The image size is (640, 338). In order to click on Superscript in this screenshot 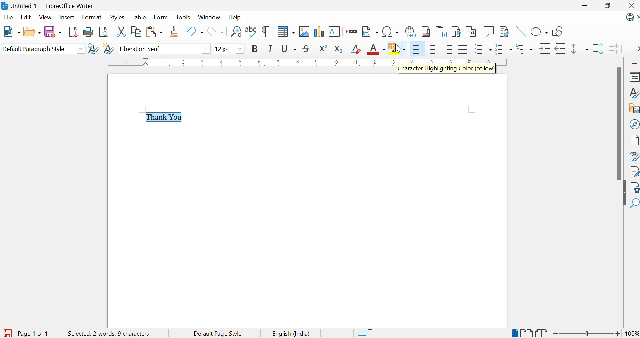, I will do `click(324, 48)`.